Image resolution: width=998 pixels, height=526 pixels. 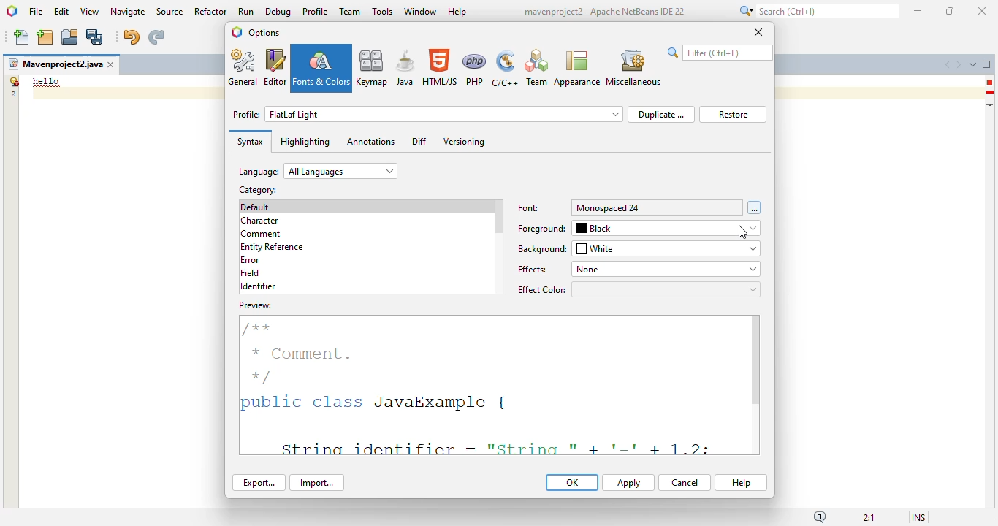 I want to click on hint, so click(x=990, y=93).